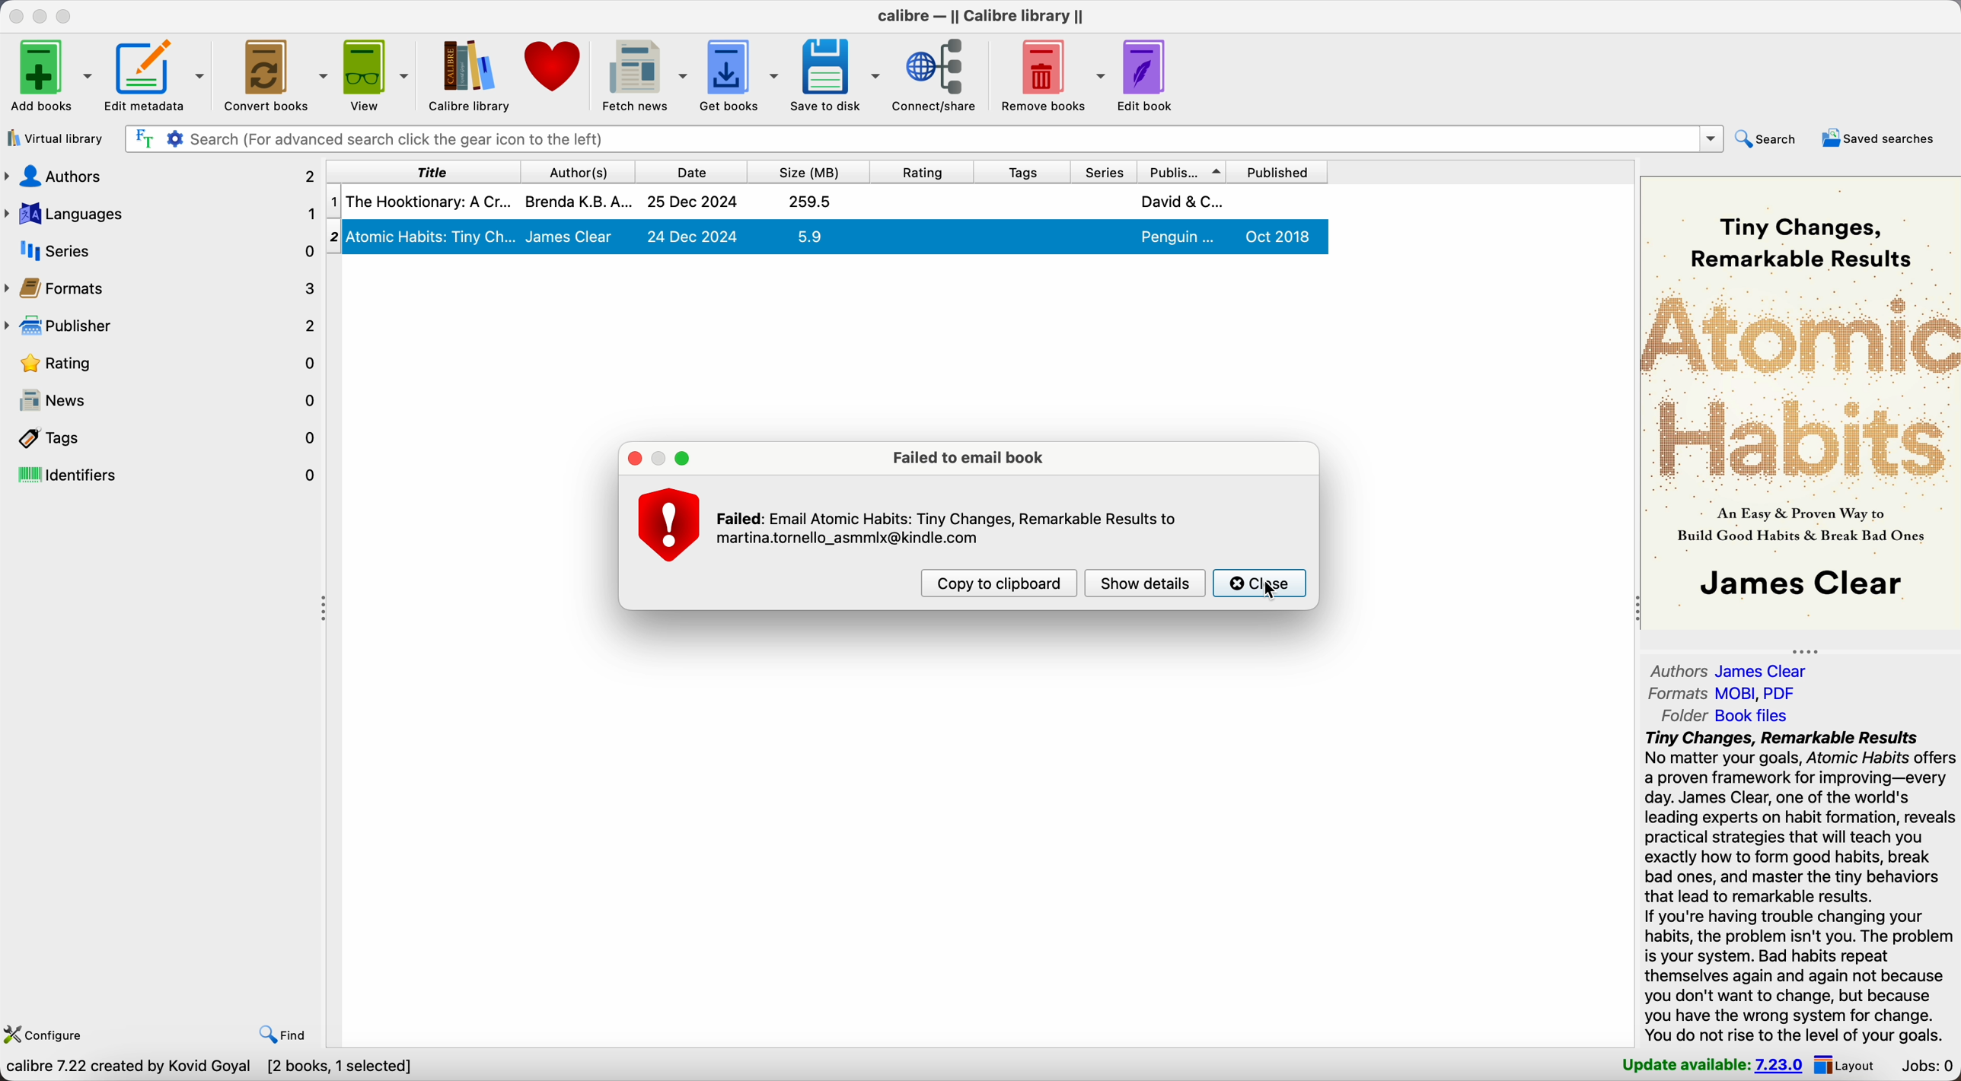 Image resolution: width=1961 pixels, height=1081 pixels. I want to click on authors, so click(1733, 669).